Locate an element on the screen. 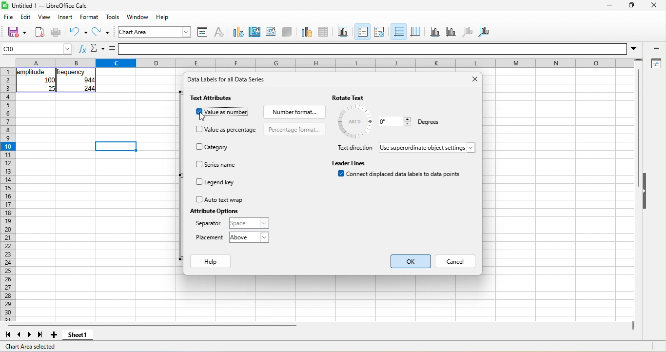  window is located at coordinates (139, 18).